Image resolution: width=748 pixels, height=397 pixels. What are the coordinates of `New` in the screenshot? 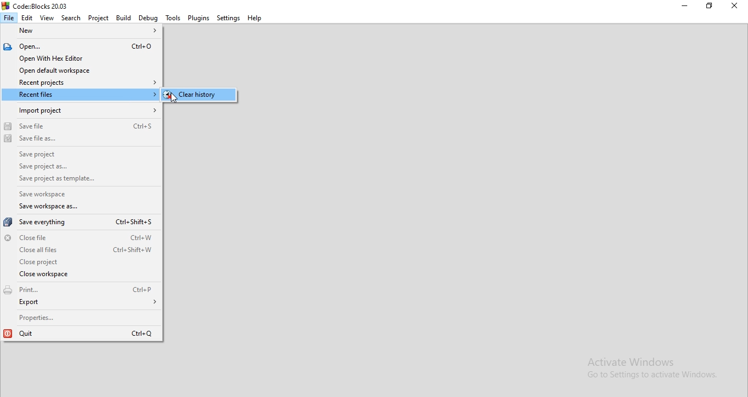 It's located at (83, 32).